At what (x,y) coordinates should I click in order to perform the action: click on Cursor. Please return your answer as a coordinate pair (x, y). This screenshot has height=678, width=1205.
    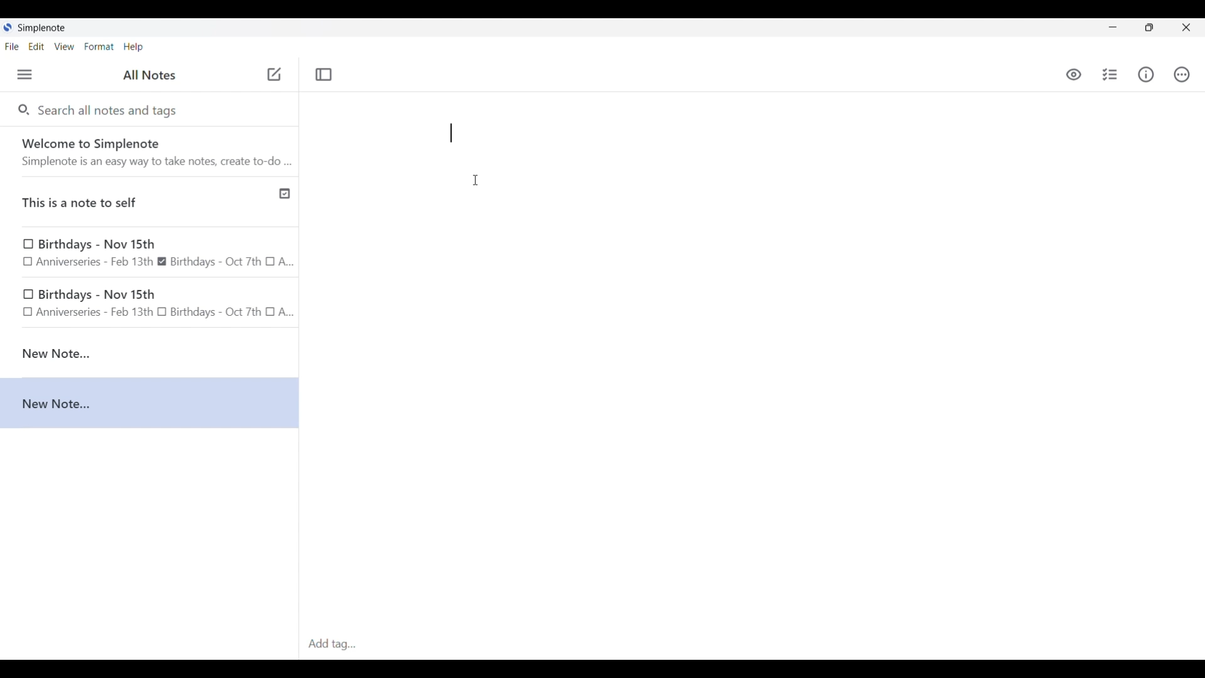
    Looking at the image, I should click on (475, 180).